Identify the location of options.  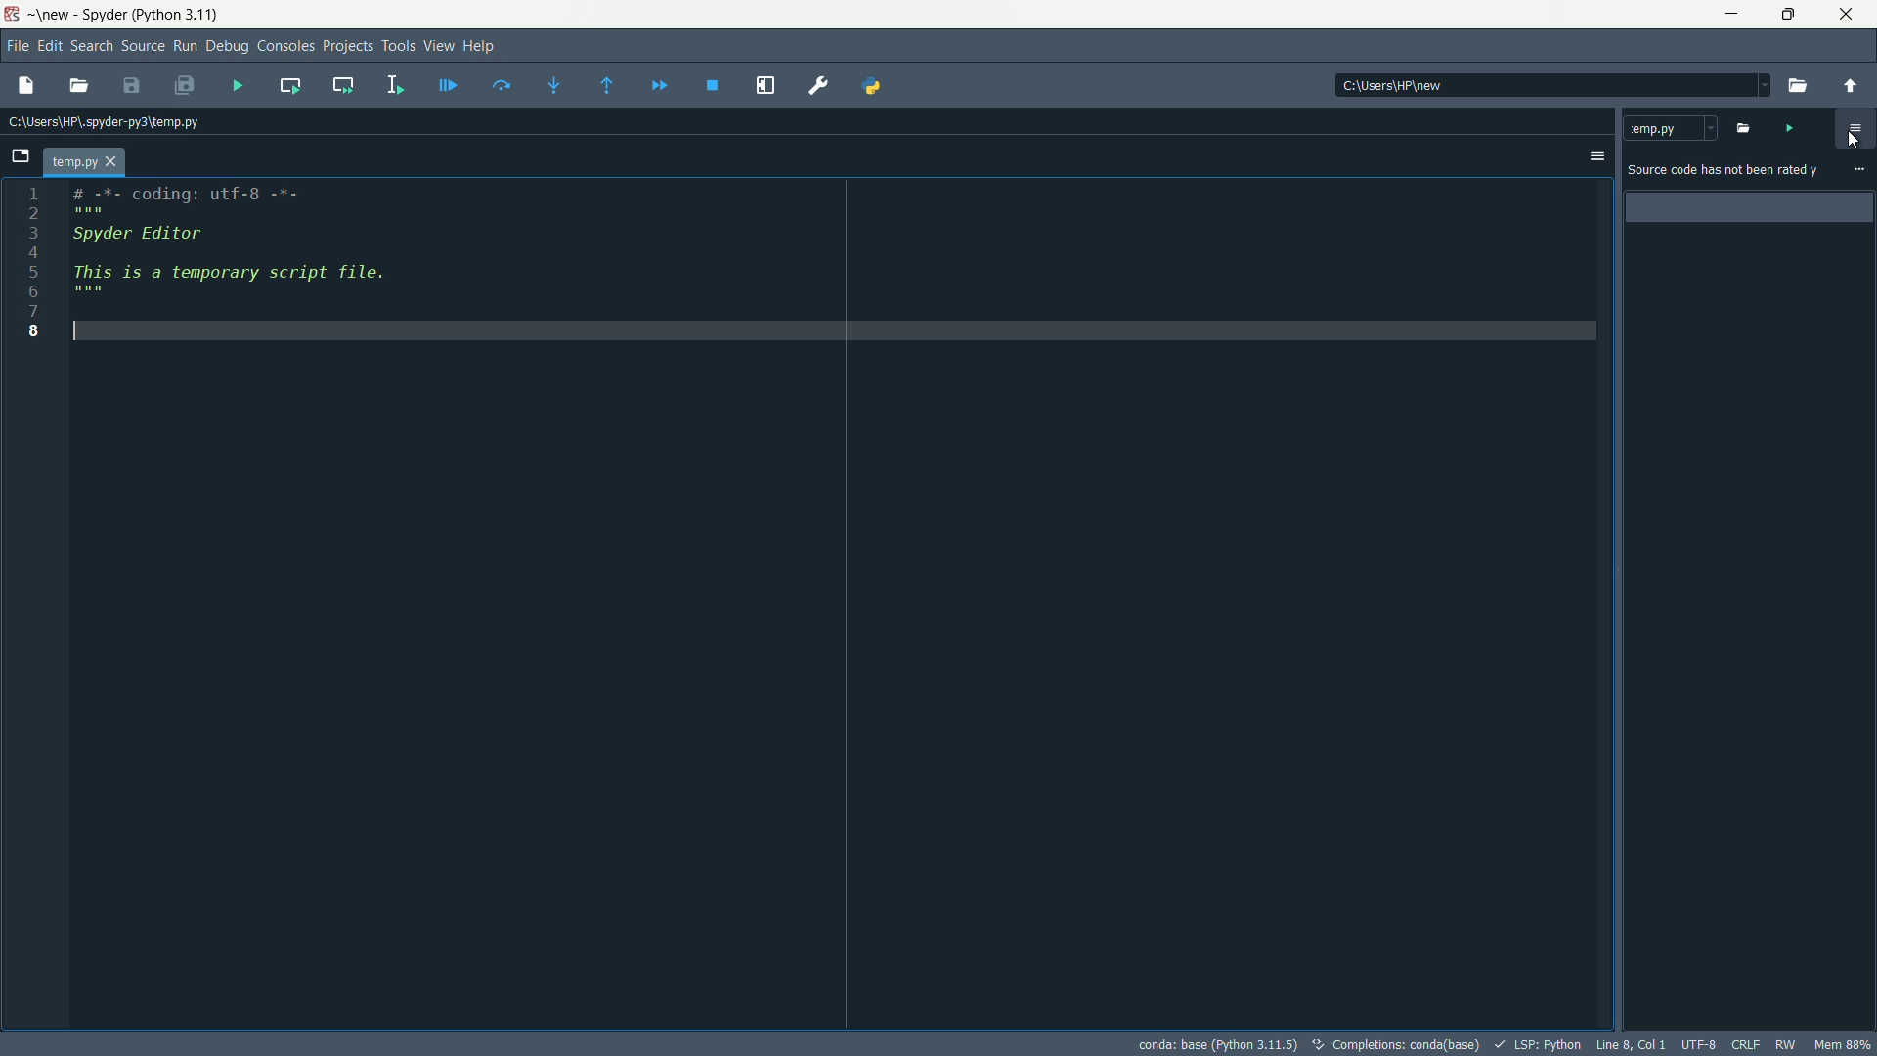
(1594, 155).